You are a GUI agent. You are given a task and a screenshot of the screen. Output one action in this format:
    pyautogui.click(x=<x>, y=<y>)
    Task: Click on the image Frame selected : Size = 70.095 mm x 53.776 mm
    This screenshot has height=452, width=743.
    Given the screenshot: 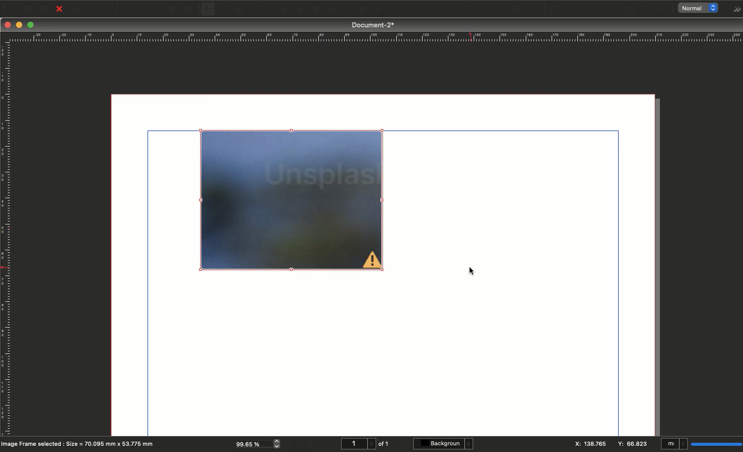 What is the action you would take?
    pyautogui.click(x=83, y=462)
    